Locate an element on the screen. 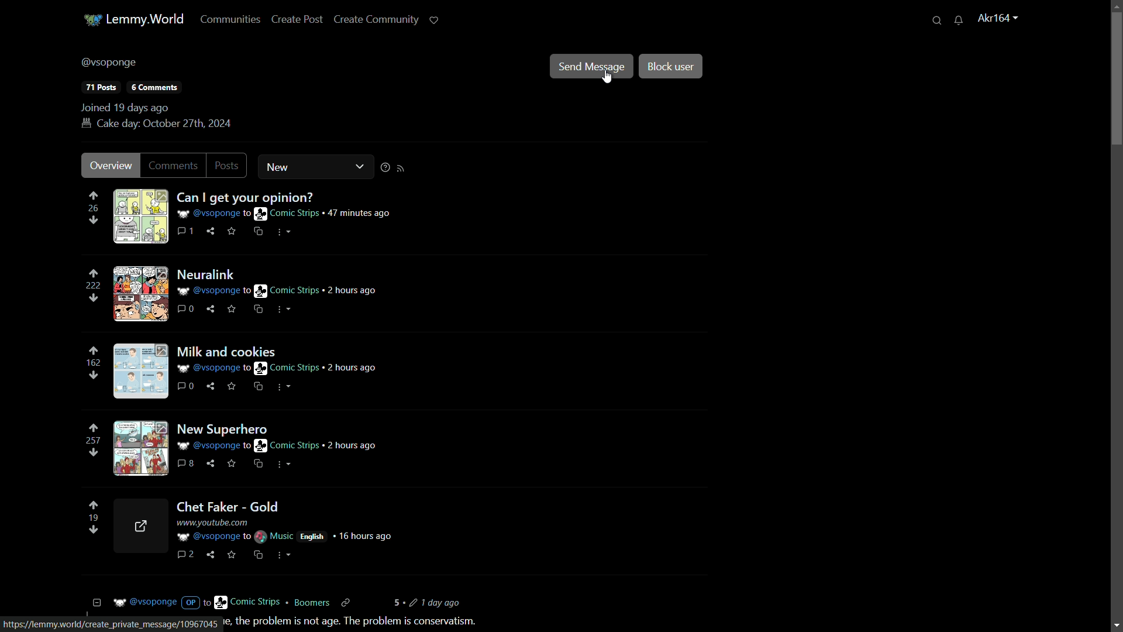  comments is located at coordinates (185, 463).